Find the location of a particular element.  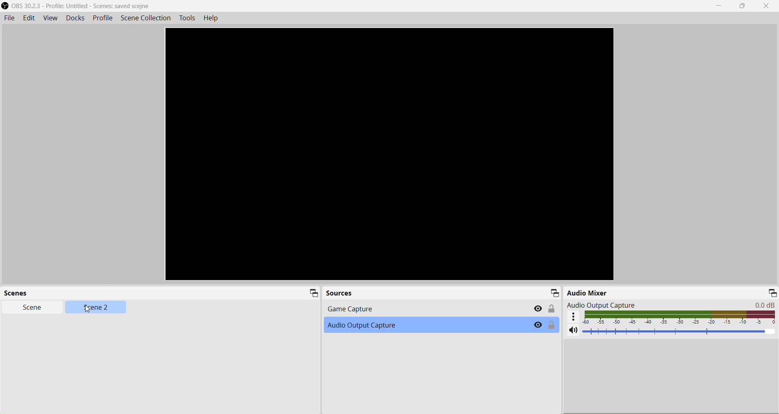

Minimize is located at coordinates (773, 293).